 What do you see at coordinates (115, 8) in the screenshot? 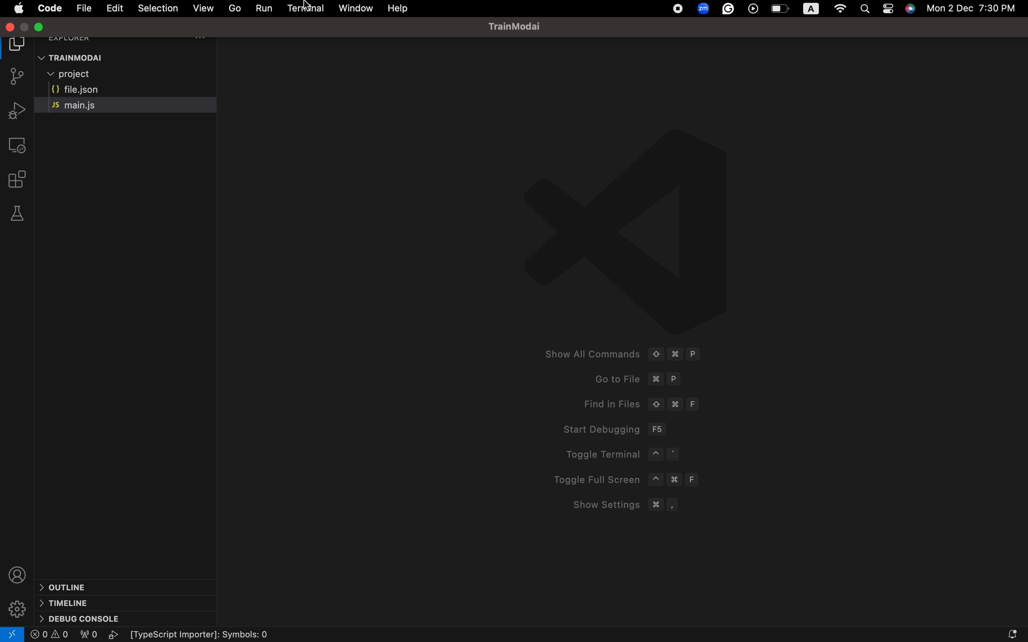
I see `edit` at bounding box center [115, 8].